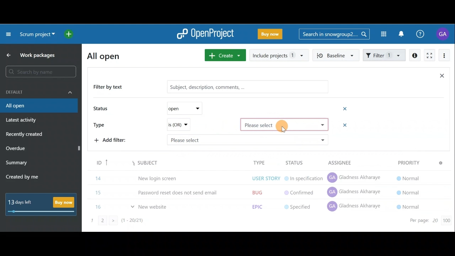 The height and width of the screenshot is (256, 455). Describe the element at coordinates (108, 55) in the screenshot. I see `All open` at that location.